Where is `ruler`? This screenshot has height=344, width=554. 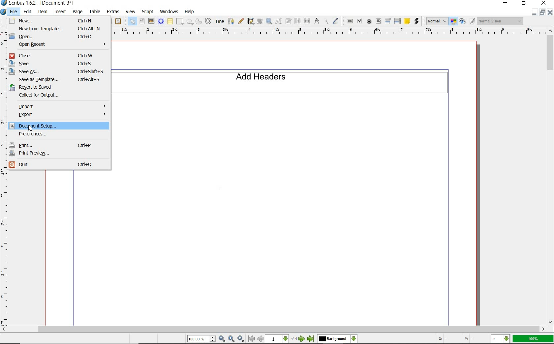 ruler is located at coordinates (327, 33).